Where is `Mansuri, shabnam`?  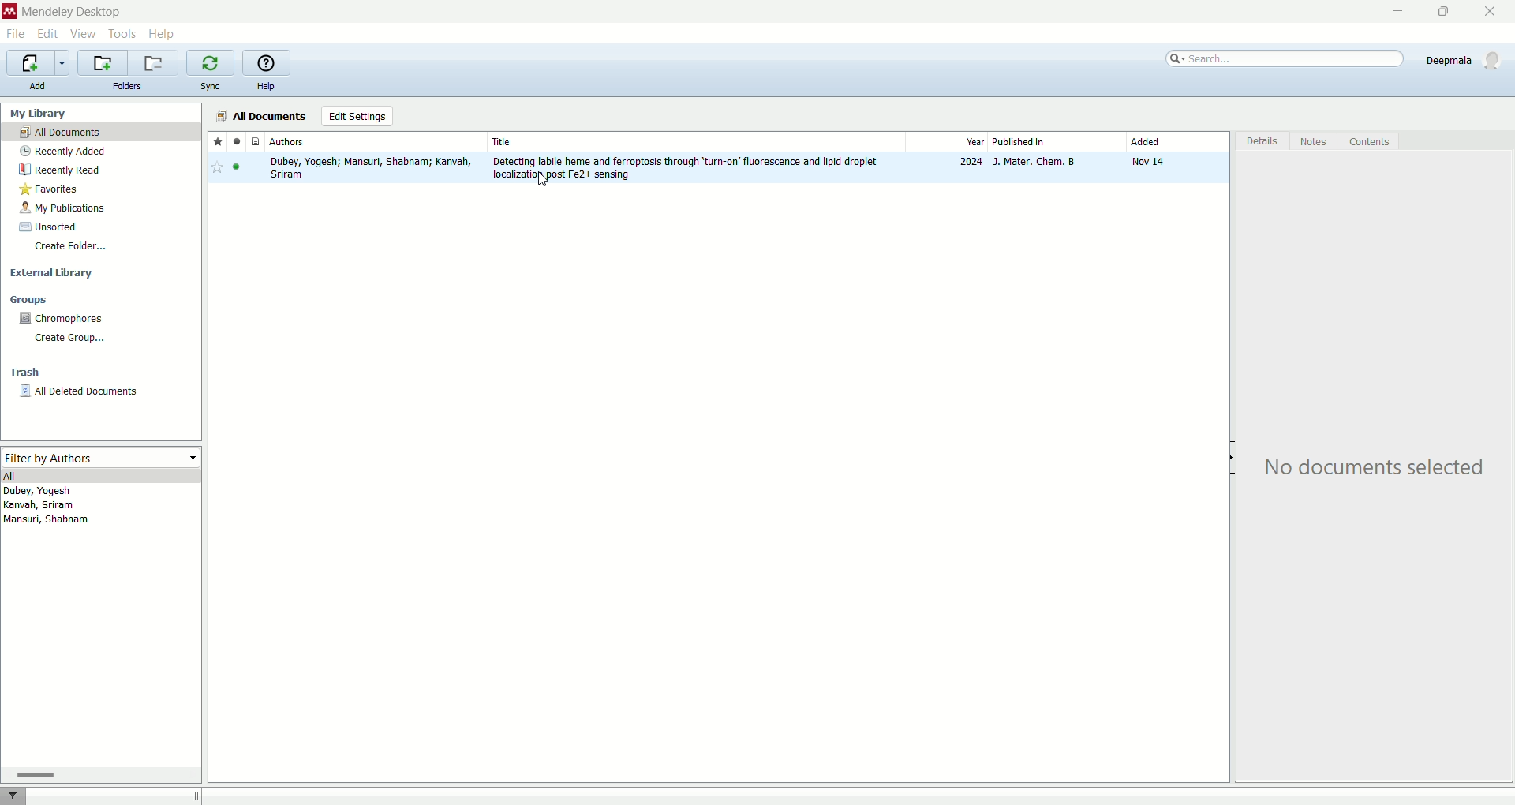 Mansuri, shabnam is located at coordinates (49, 521).